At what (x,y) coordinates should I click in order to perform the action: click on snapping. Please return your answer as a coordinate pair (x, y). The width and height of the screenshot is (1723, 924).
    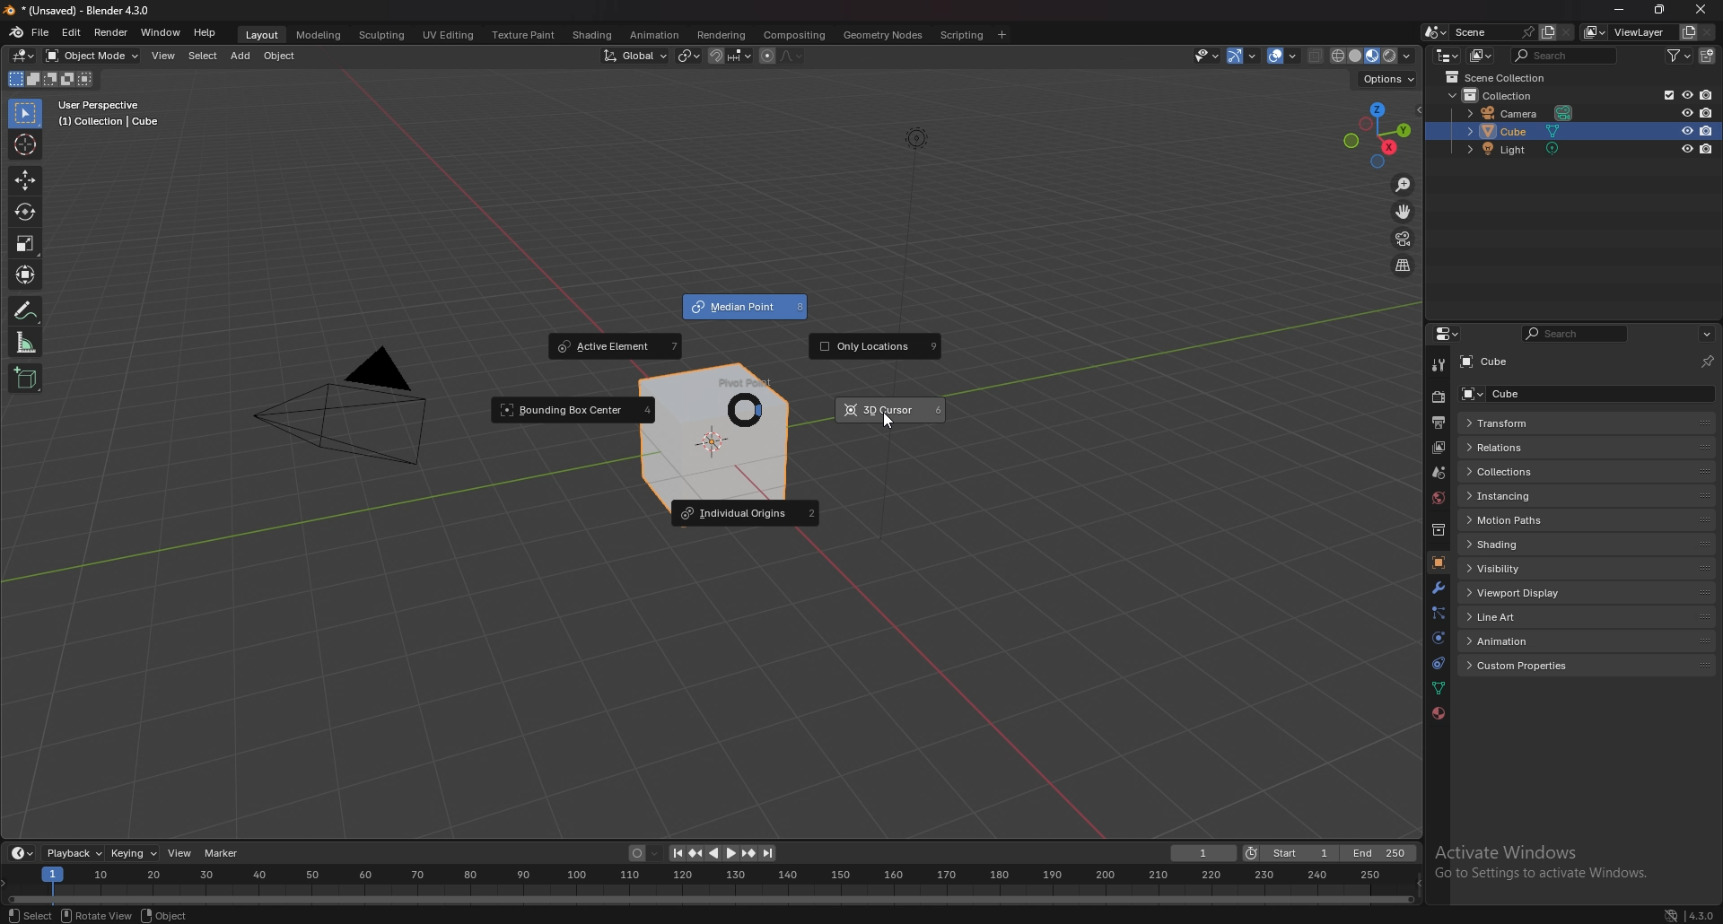
    Looking at the image, I should click on (730, 56).